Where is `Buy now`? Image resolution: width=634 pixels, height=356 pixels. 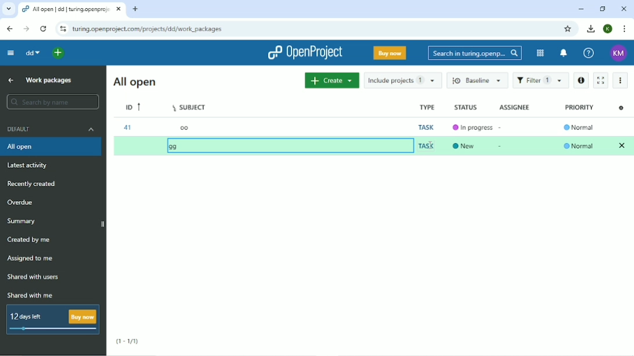
Buy now is located at coordinates (389, 54).